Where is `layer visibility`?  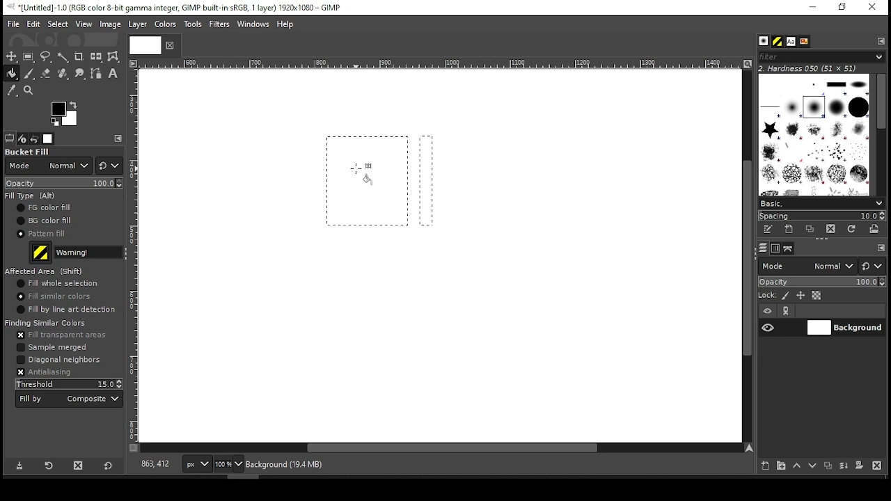 layer visibility is located at coordinates (768, 311).